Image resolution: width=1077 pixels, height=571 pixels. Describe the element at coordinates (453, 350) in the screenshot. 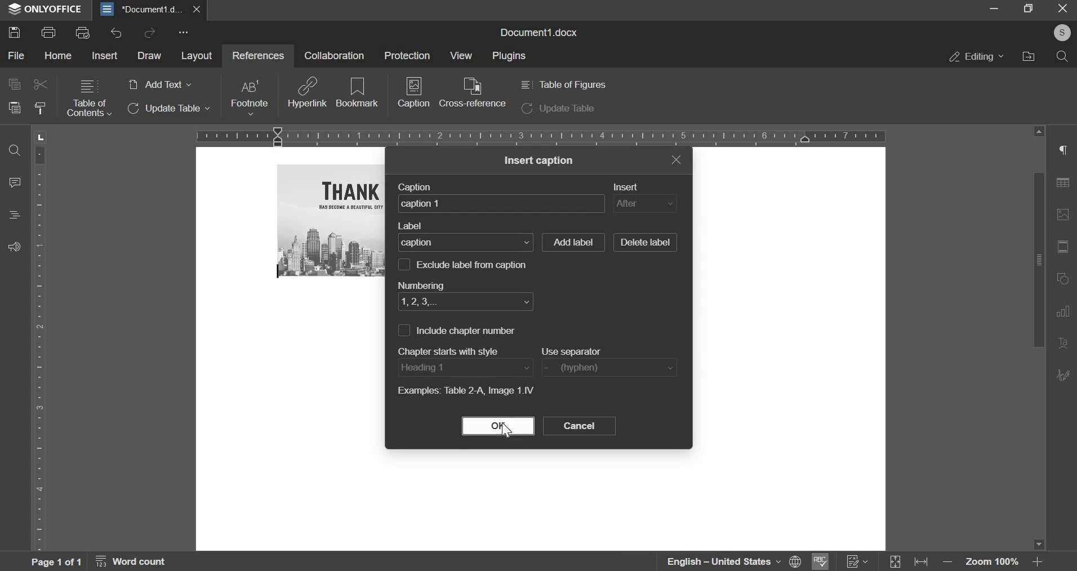

I see `chapter starts with style` at that location.